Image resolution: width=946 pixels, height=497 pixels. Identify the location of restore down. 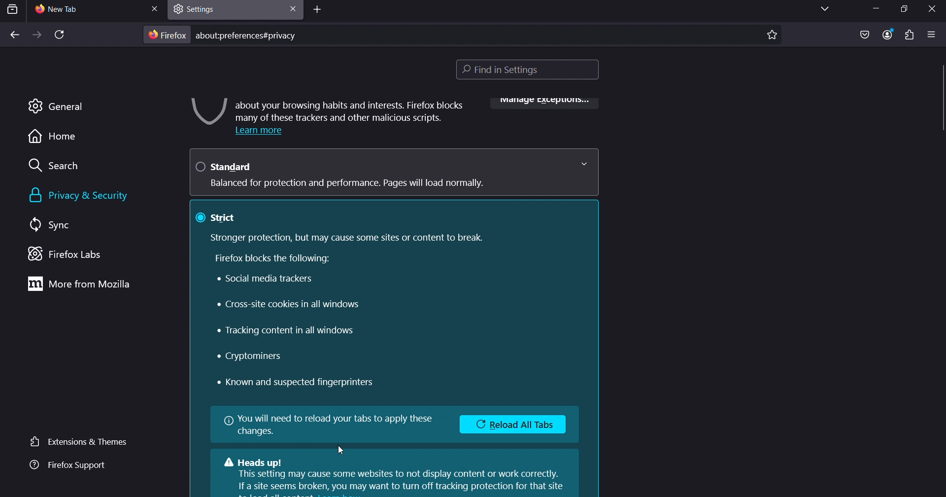
(900, 9).